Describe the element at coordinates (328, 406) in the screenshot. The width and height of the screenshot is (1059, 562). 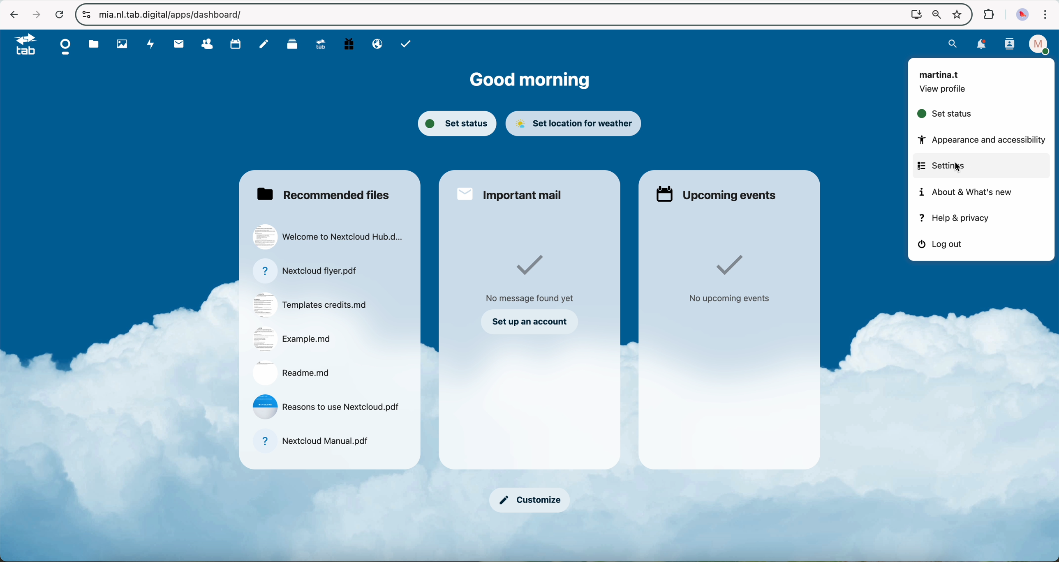
I see `file` at that location.